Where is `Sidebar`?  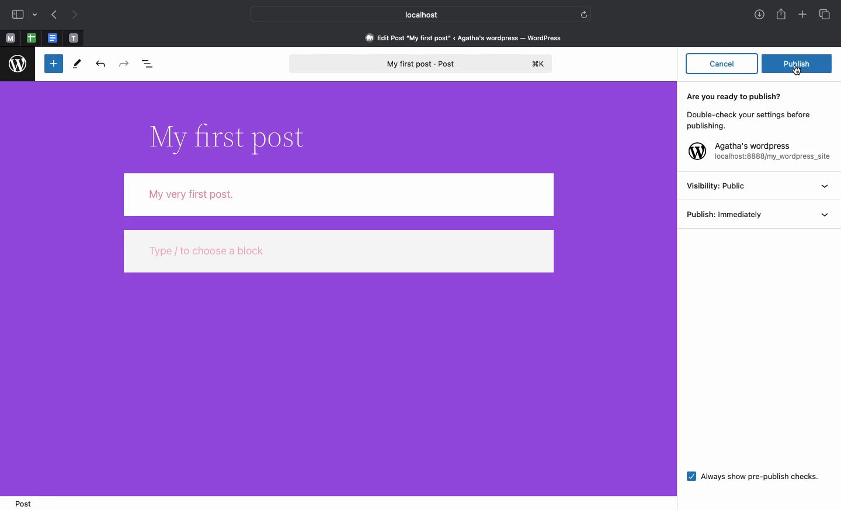
Sidebar is located at coordinates (17, 14).